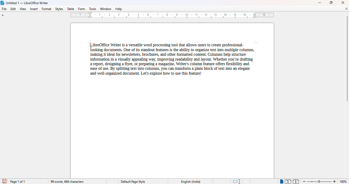 This screenshot has width=349, height=184. What do you see at coordinates (81, 9) in the screenshot?
I see `form` at bounding box center [81, 9].